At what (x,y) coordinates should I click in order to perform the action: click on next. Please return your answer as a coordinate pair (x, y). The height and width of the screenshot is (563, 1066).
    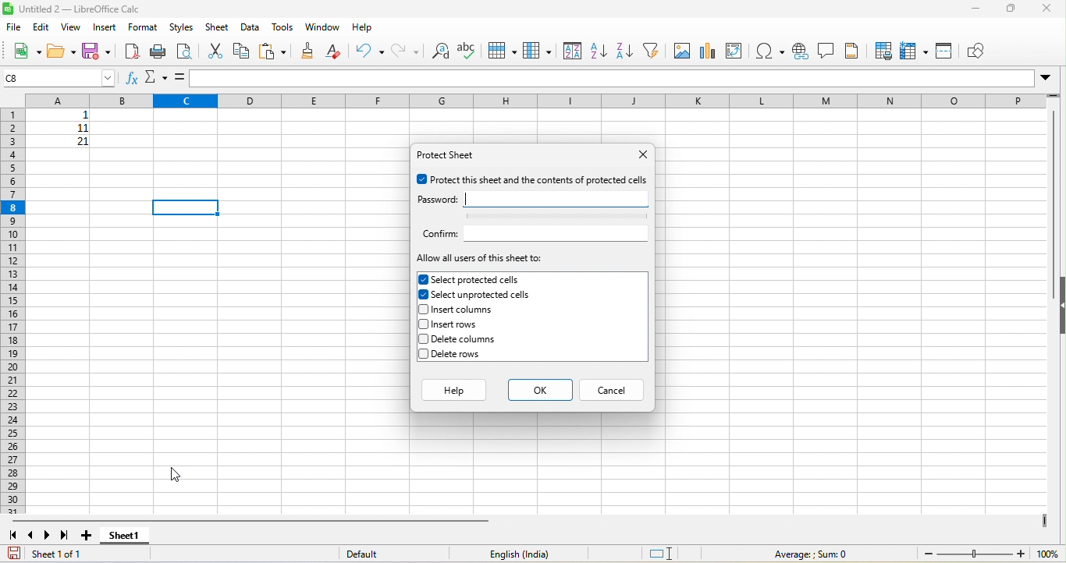
    Looking at the image, I should click on (48, 535).